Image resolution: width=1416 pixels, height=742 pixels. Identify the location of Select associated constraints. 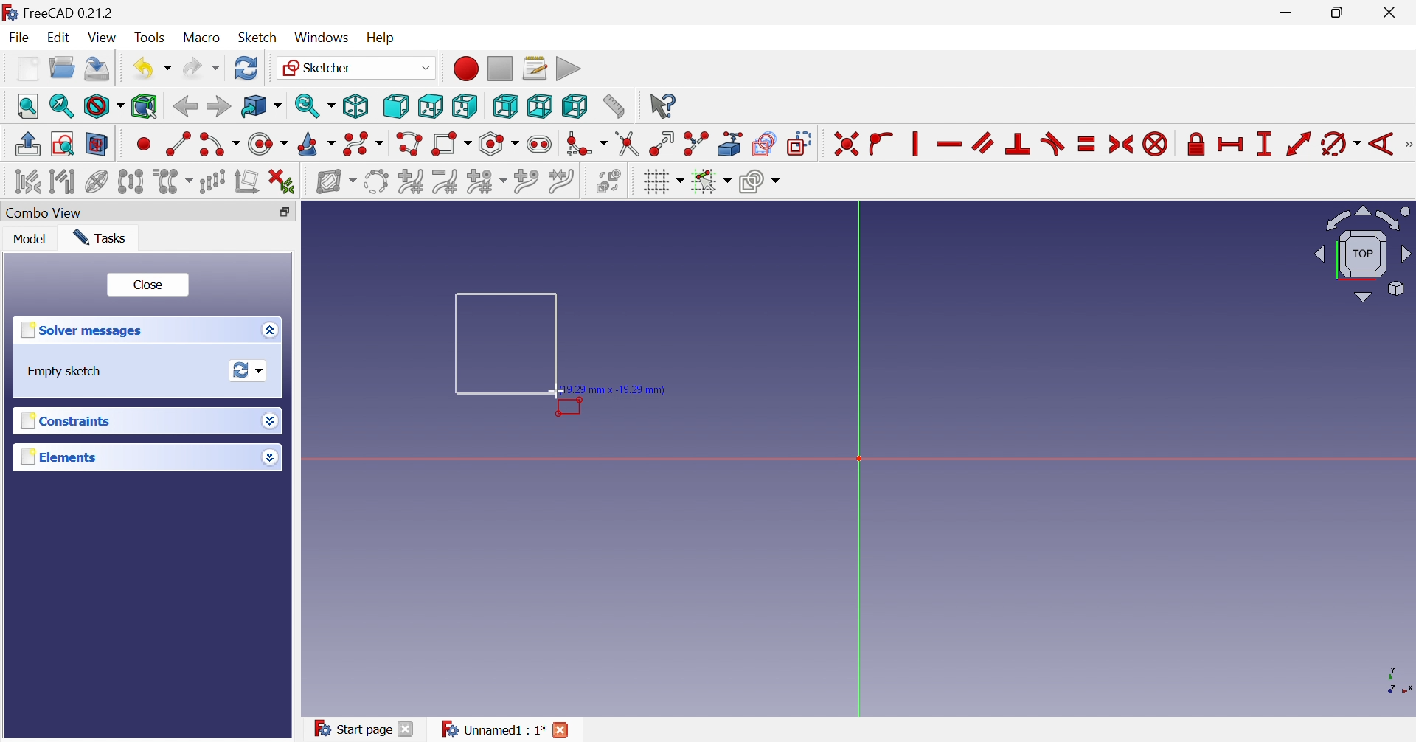
(27, 182).